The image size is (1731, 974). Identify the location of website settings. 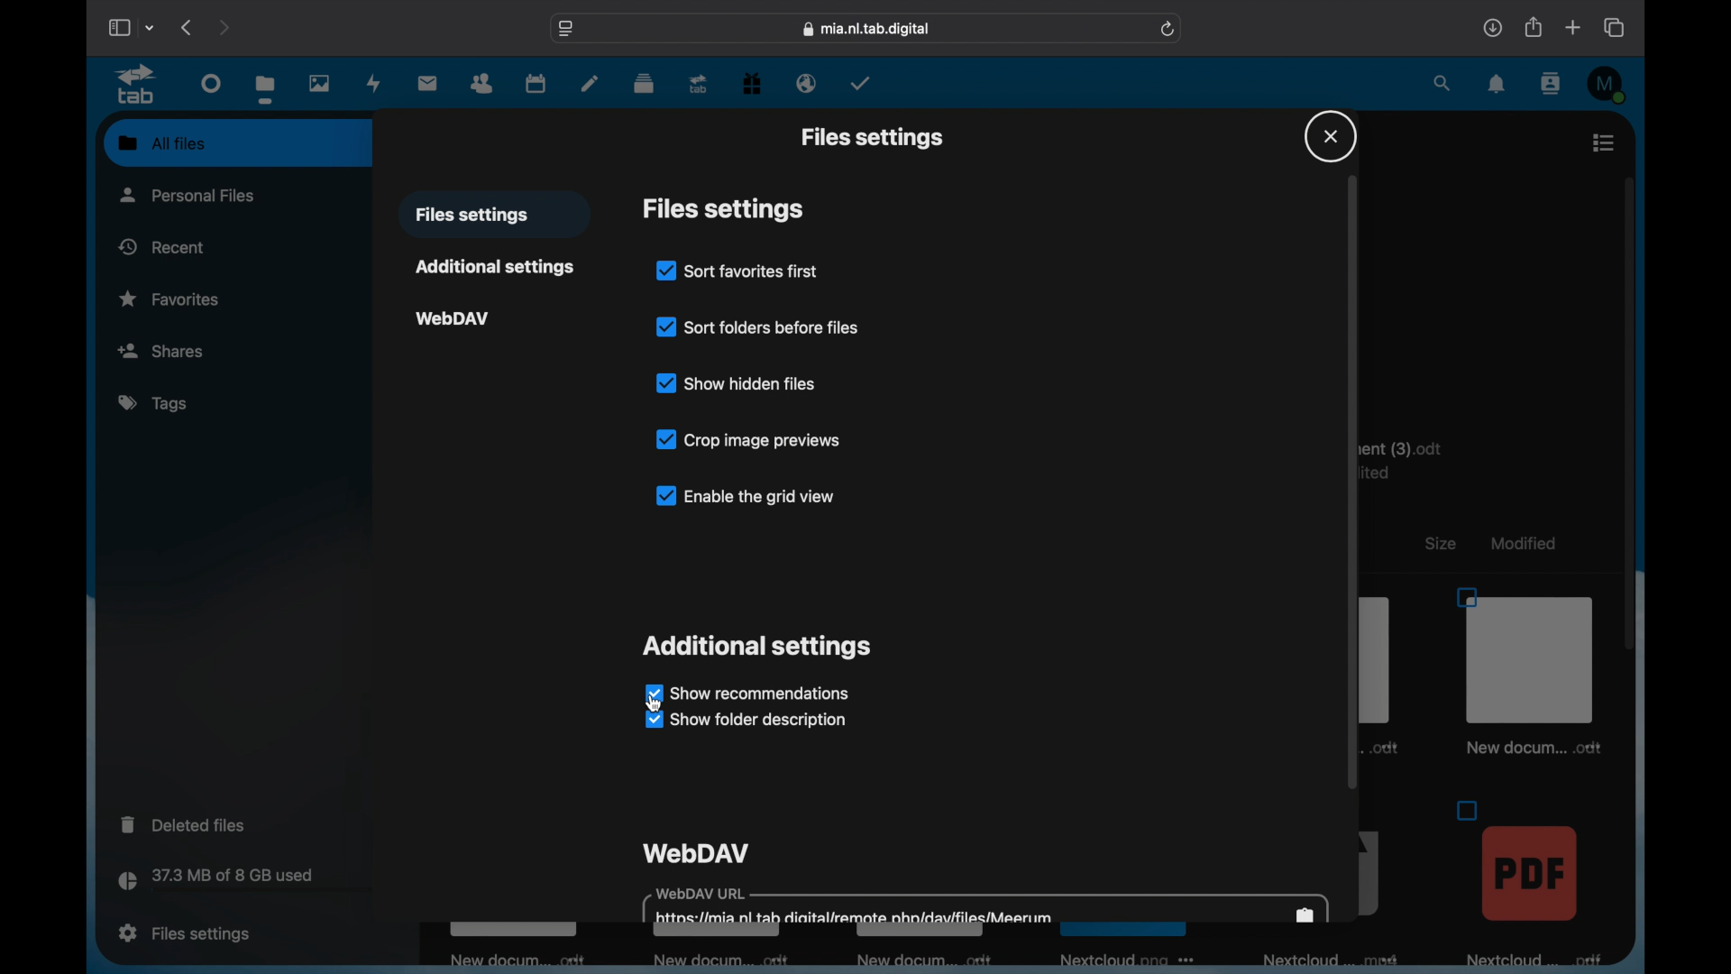
(566, 28).